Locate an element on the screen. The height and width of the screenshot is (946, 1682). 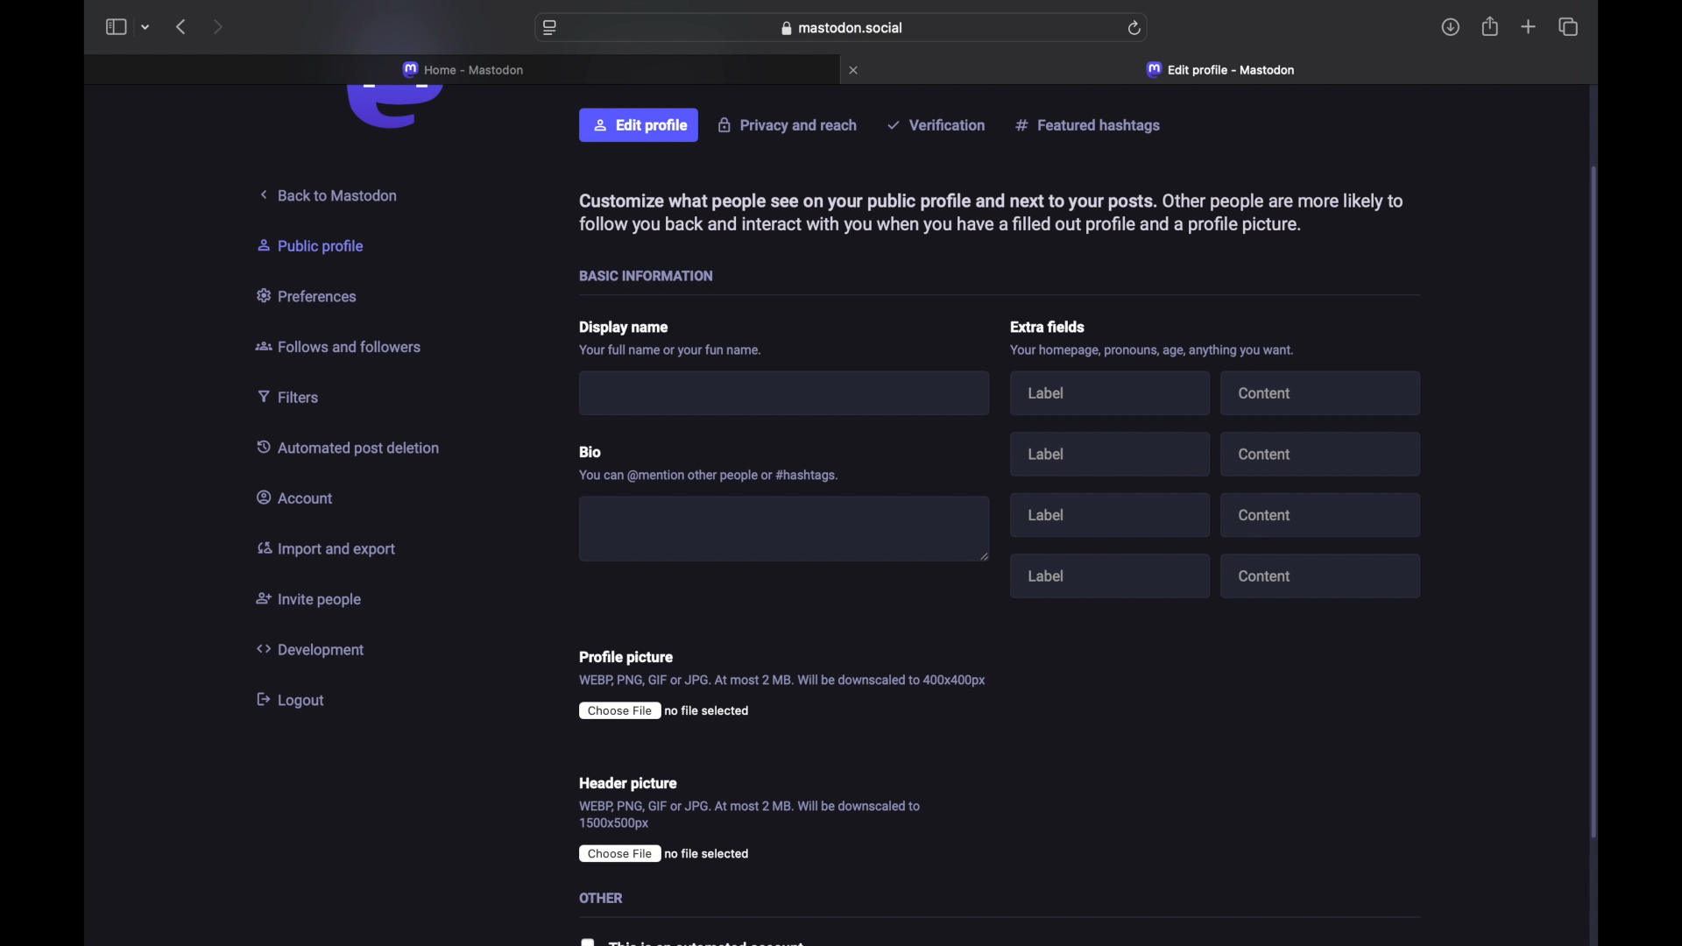
filters is located at coordinates (296, 396).